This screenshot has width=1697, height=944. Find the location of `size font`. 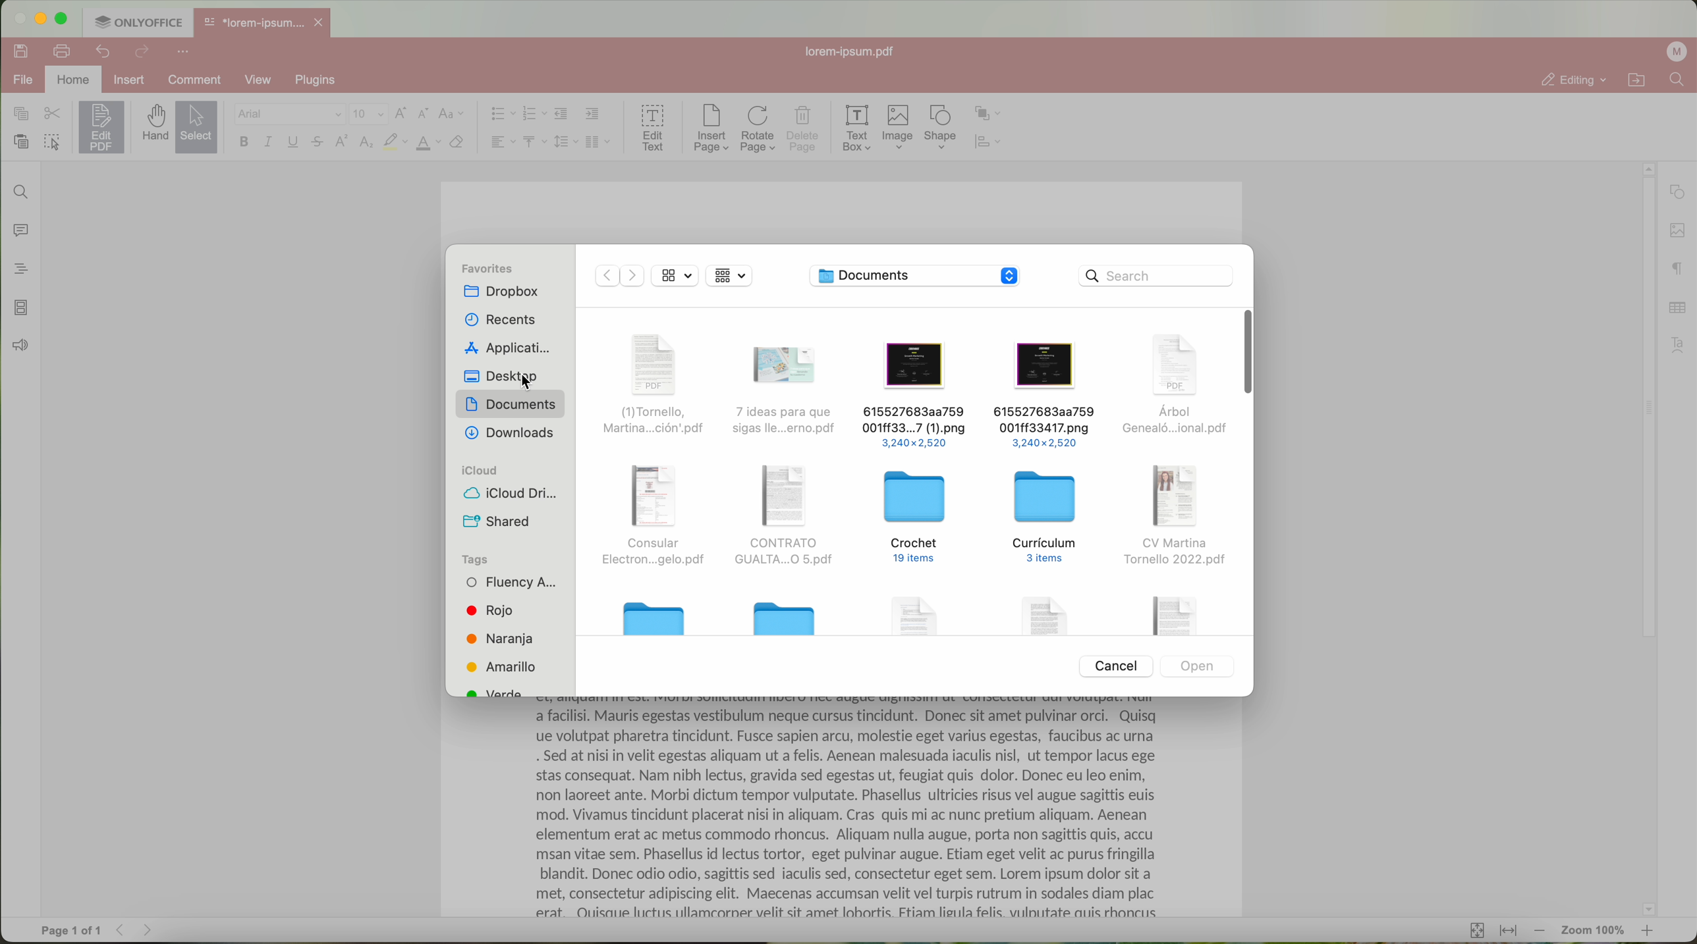

size font is located at coordinates (369, 115).